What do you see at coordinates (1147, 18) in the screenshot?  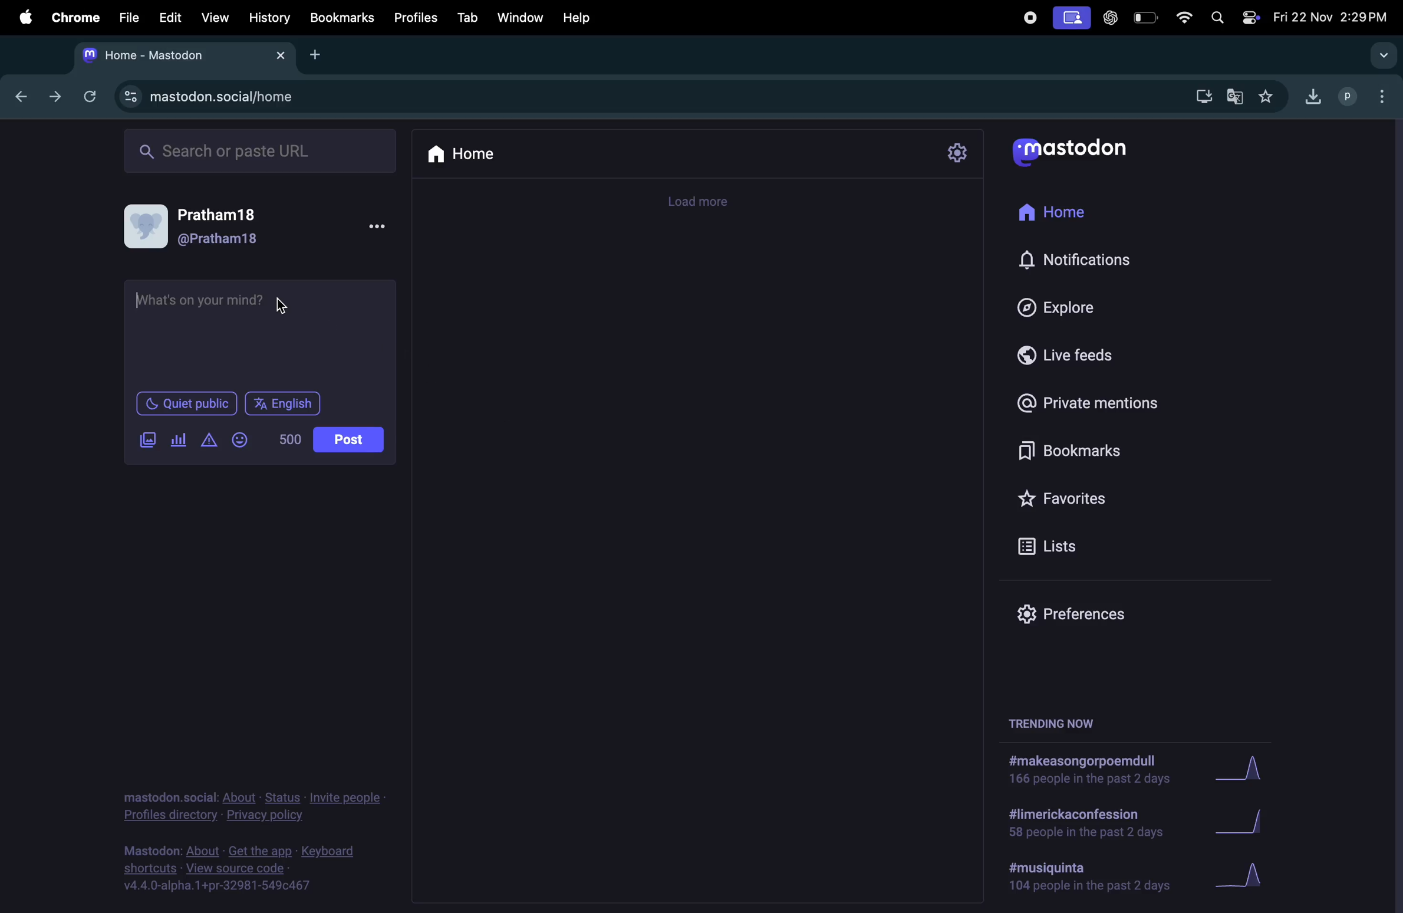 I see `battery` at bounding box center [1147, 18].